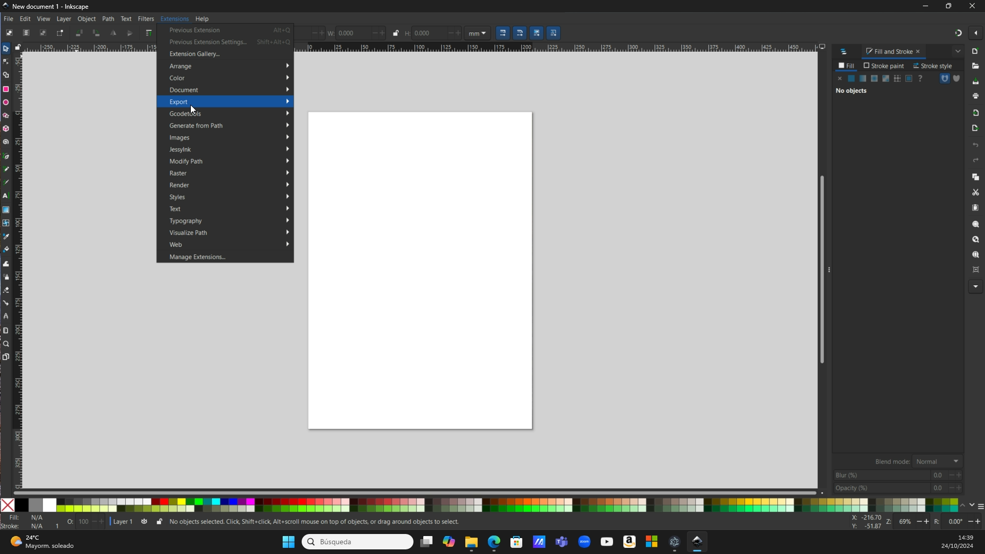  I want to click on Image Shape Customization, so click(486, 33).